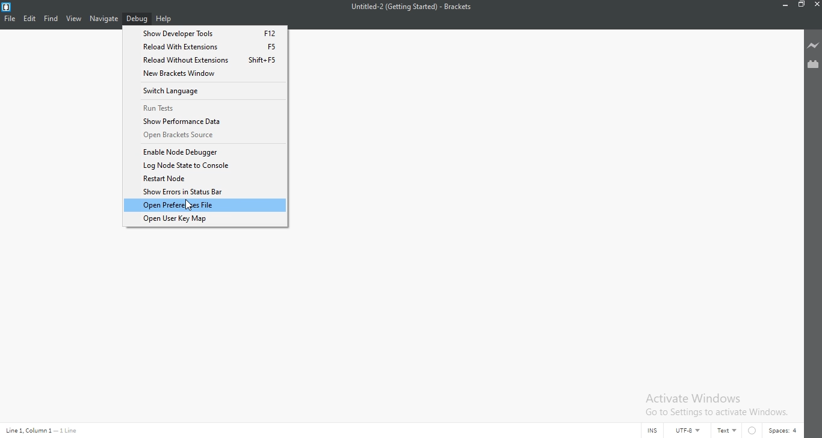  Describe the element at coordinates (652, 431) in the screenshot. I see `INS` at that location.